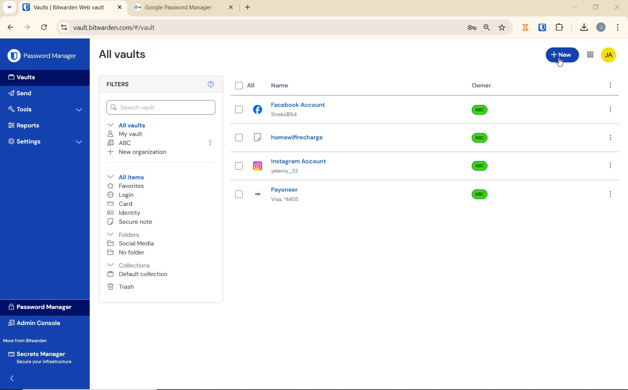  I want to click on close, so click(618, 7).